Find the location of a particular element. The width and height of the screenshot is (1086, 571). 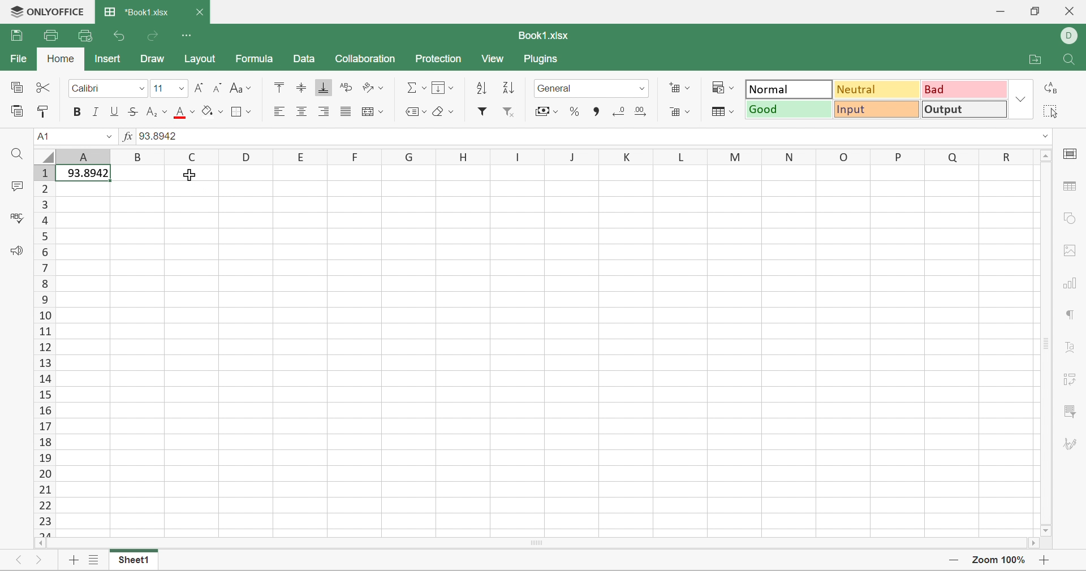

Align Right is located at coordinates (324, 110).